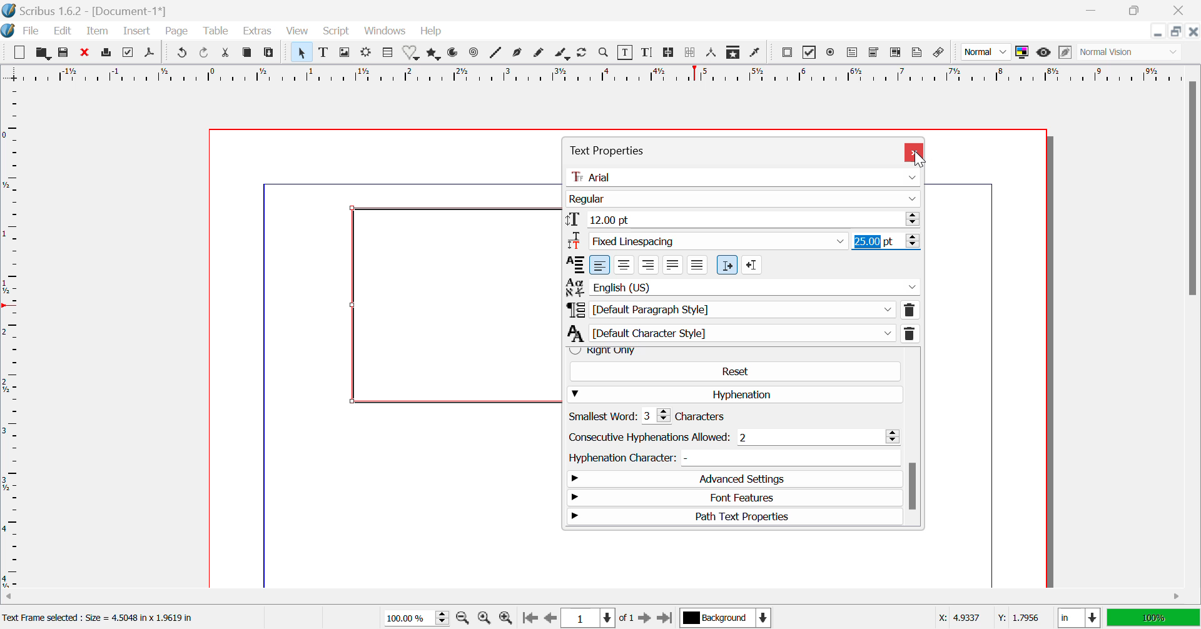 Image resolution: width=1201 pixels, height=629 pixels. I want to click on Script, so click(335, 32).